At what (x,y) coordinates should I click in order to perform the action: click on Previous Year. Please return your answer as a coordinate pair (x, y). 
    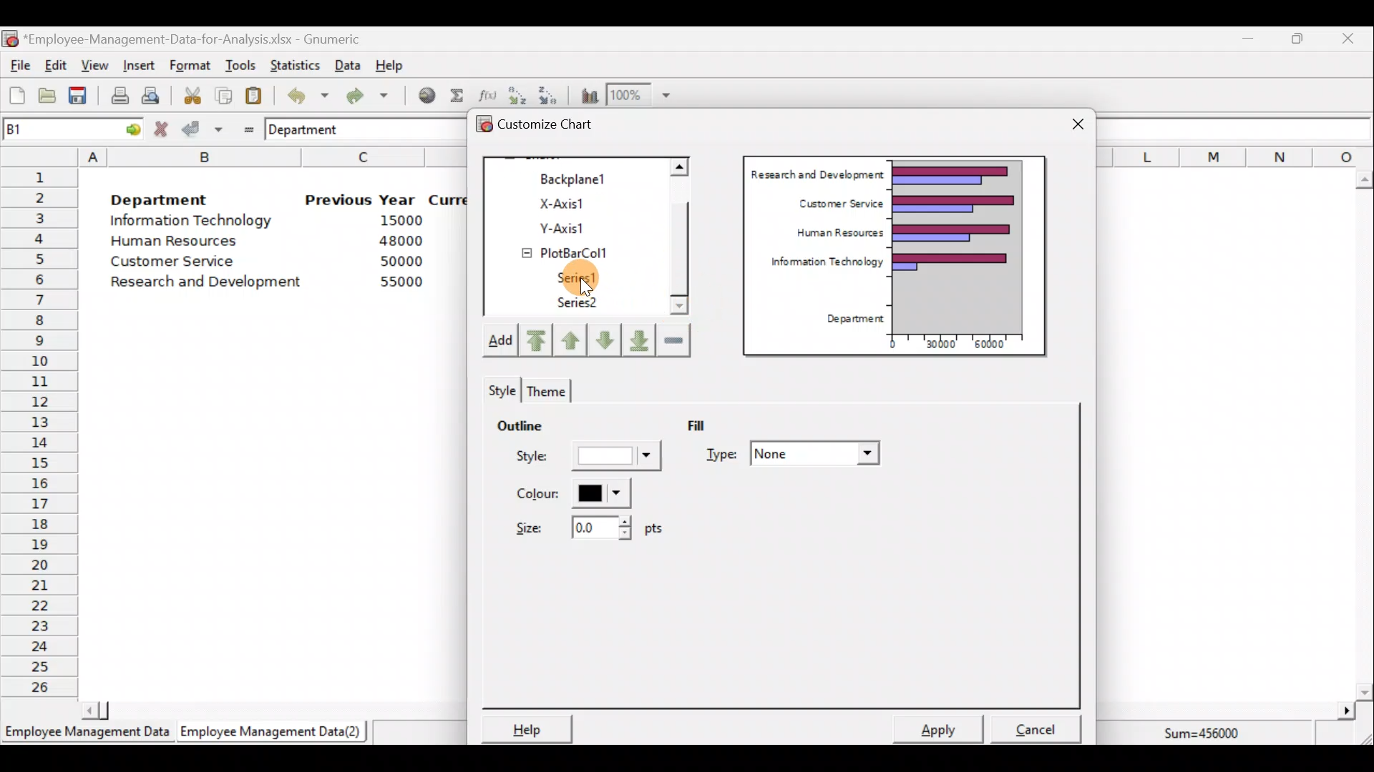
    Looking at the image, I should click on (361, 200).